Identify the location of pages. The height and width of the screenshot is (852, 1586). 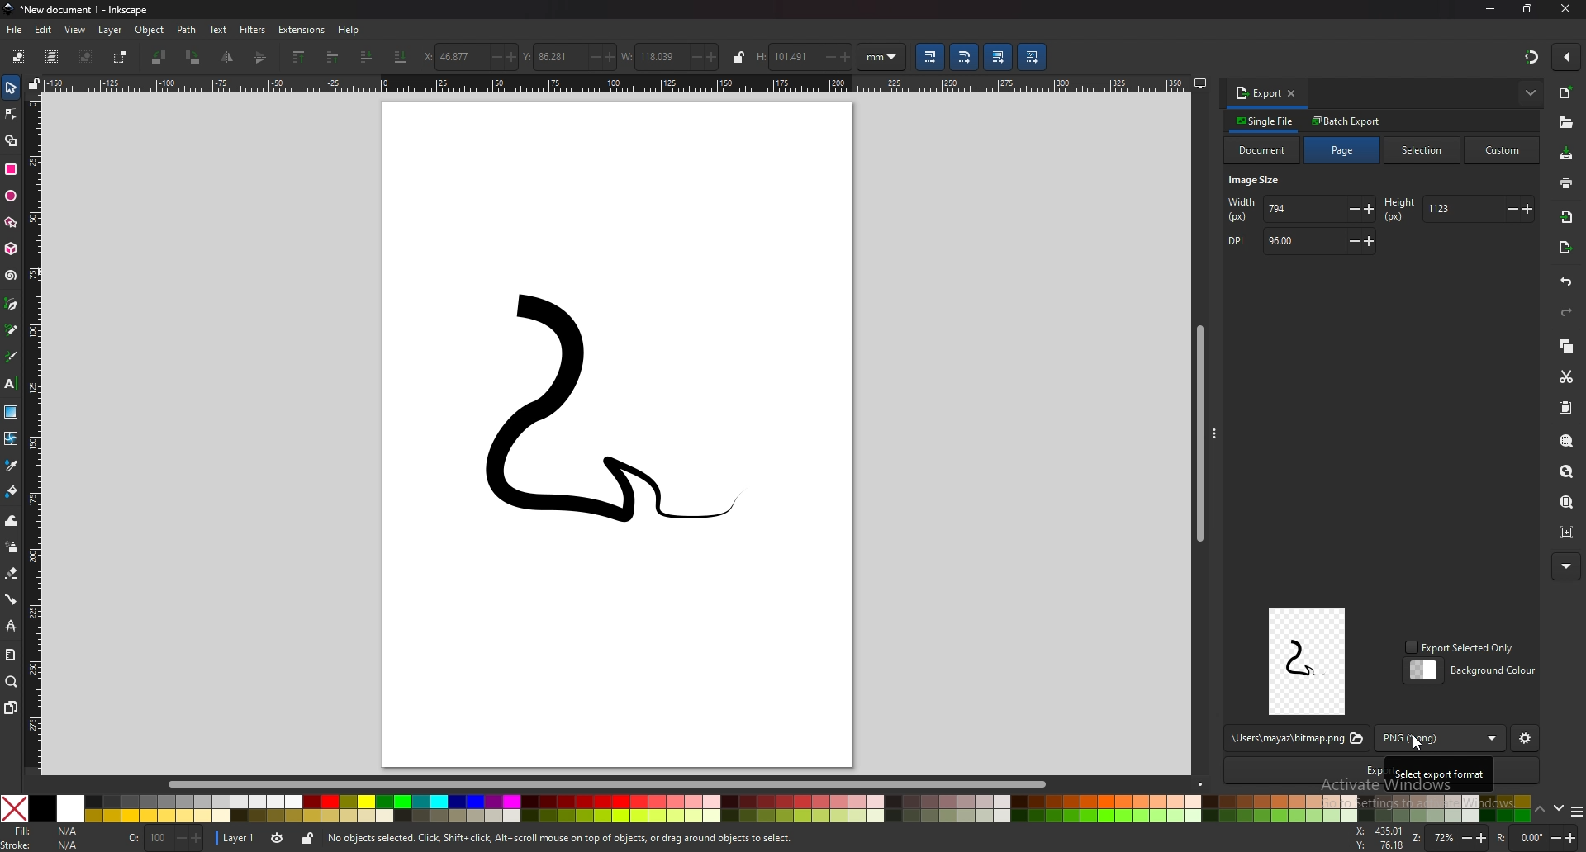
(11, 708).